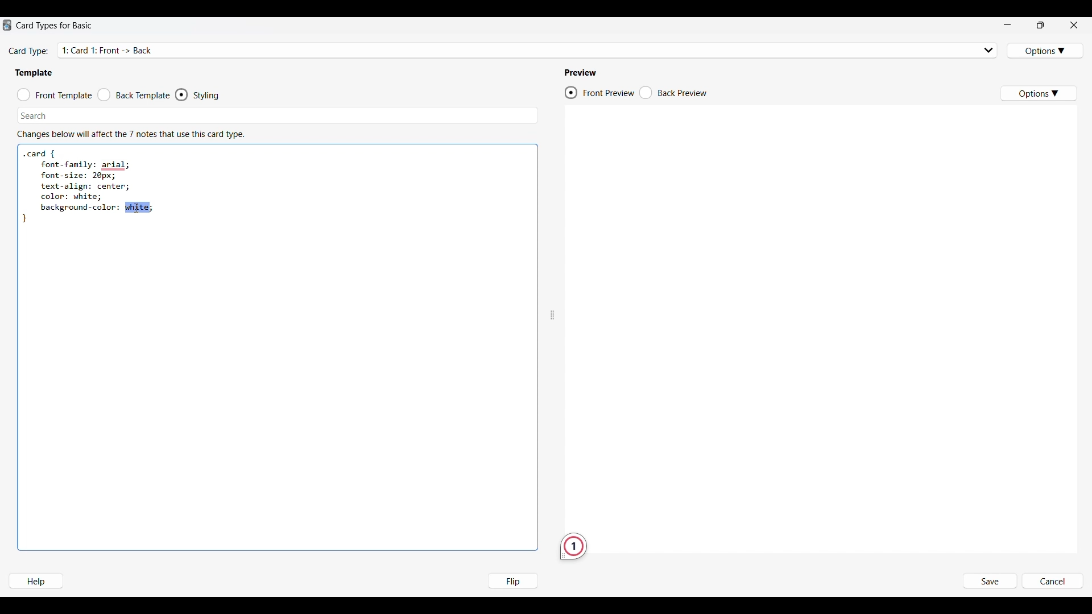  What do you see at coordinates (131, 134) in the screenshot?
I see `Description of section` at bounding box center [131, 134].